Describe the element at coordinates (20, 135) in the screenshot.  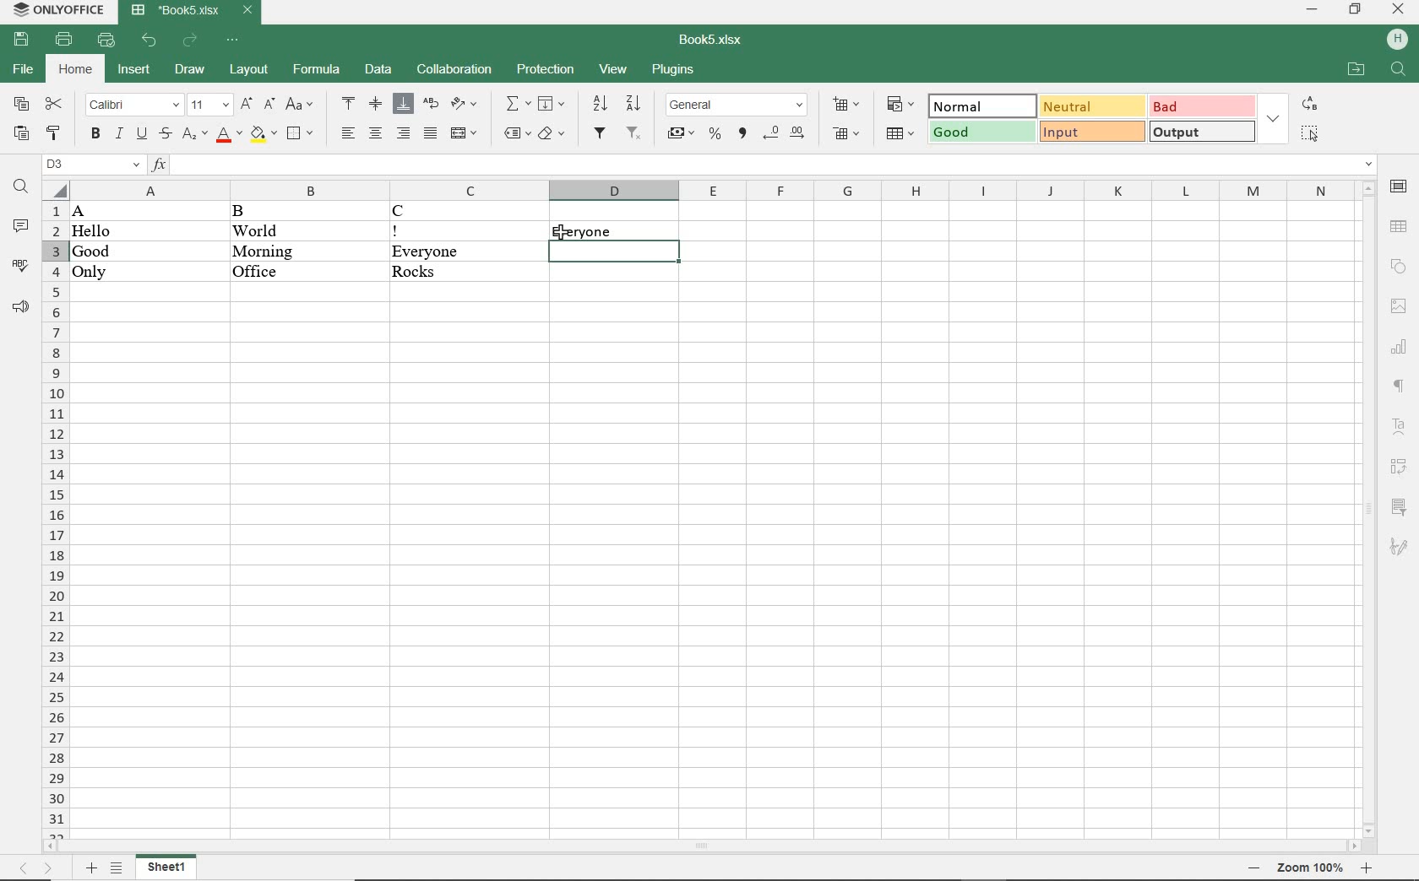
I see `paste` at that location.